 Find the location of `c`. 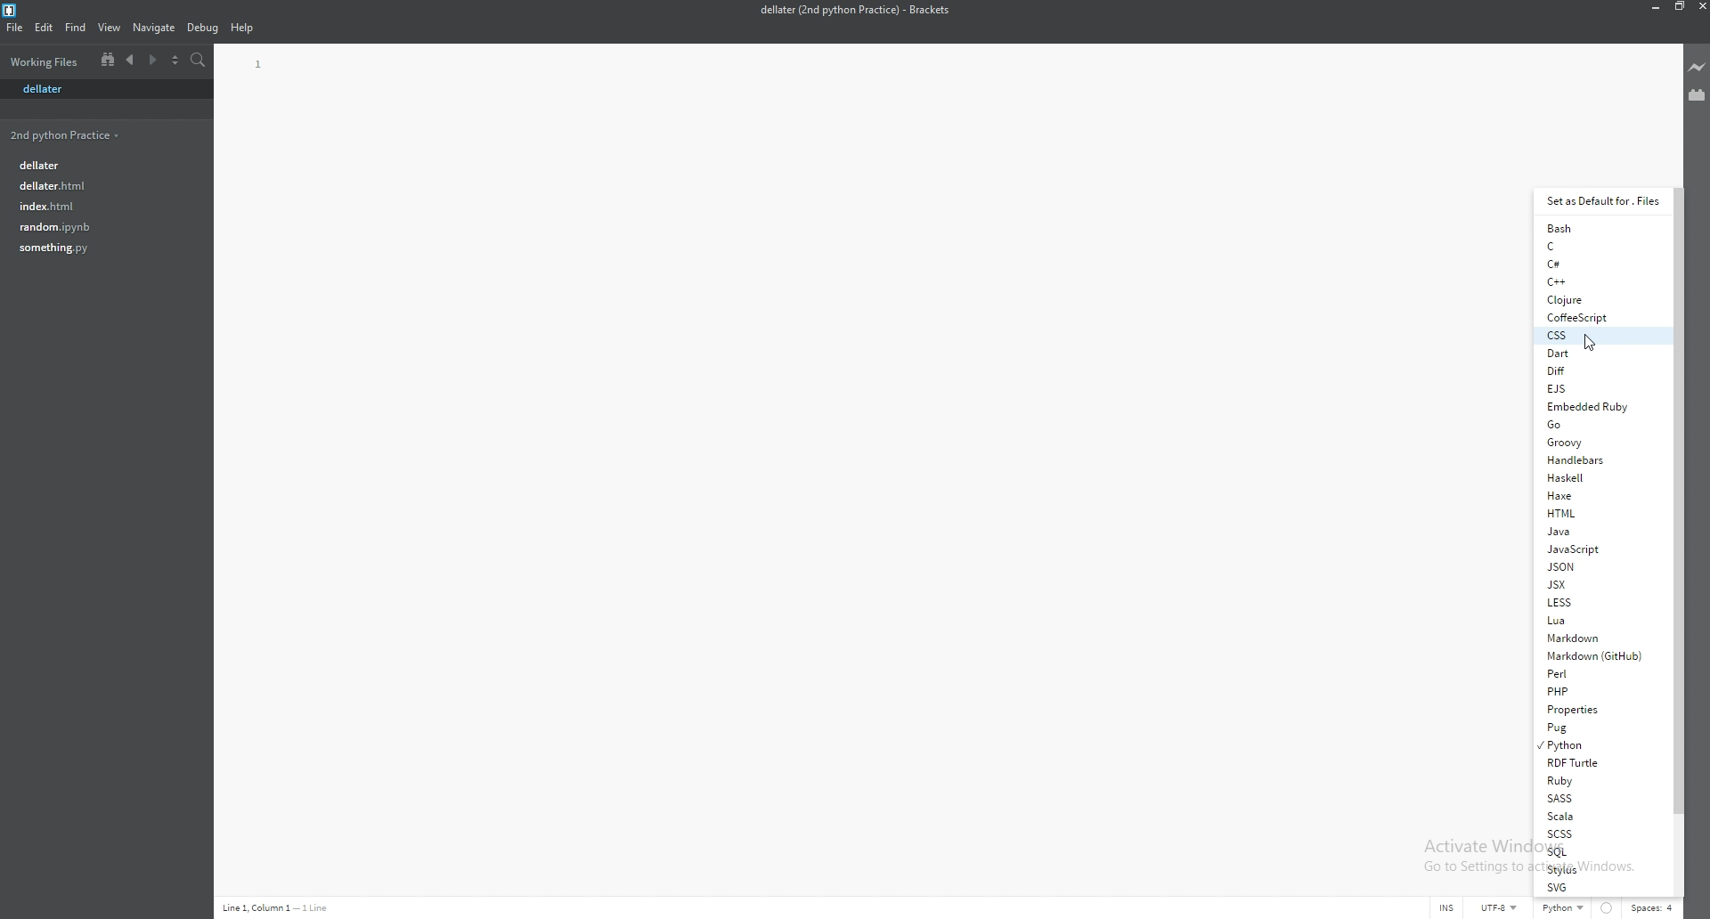

c is located at coordinates (1600, 246).